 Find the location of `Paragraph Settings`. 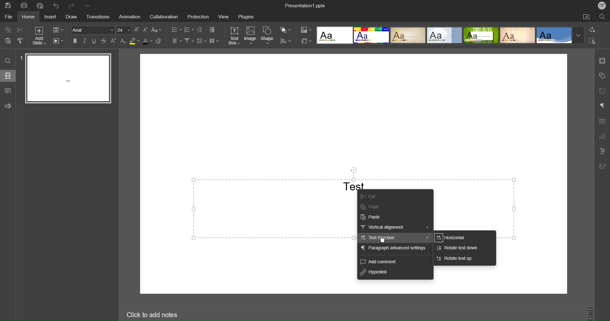

Paragraph Settings is located at coordinates (602, 106).